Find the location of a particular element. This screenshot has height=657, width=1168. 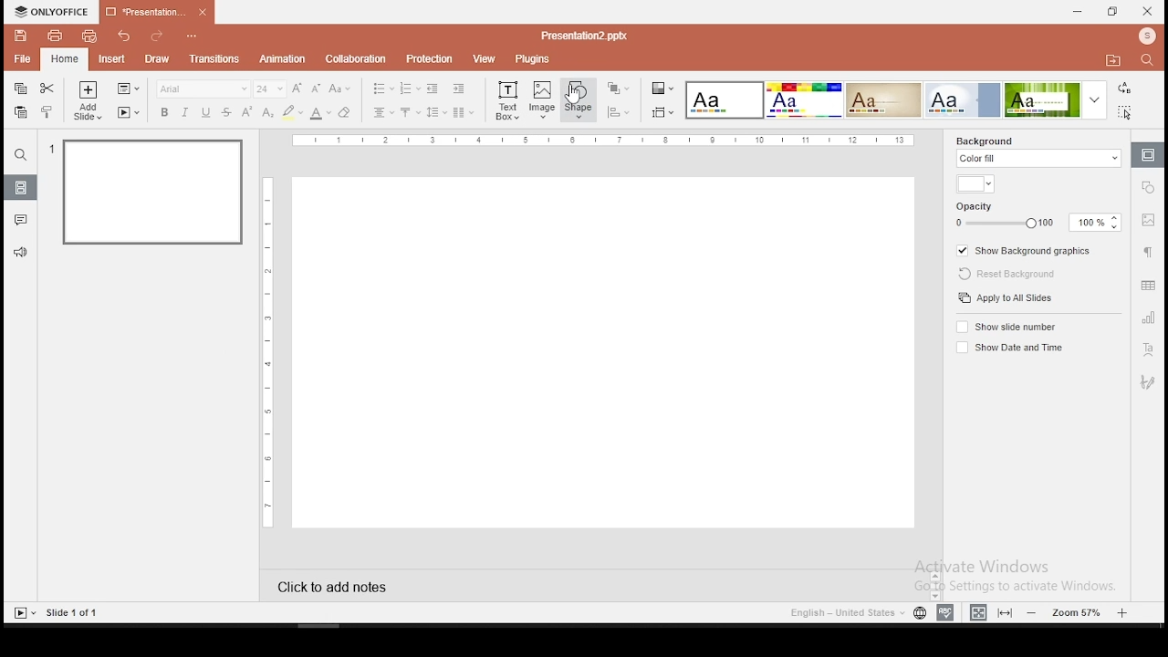

eraser tool is located at coordinates (344, 113).